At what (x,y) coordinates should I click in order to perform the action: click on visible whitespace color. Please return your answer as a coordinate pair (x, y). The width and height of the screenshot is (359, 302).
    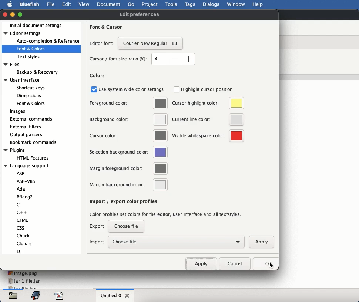
    Looking at the image, I should click on (207, 135).